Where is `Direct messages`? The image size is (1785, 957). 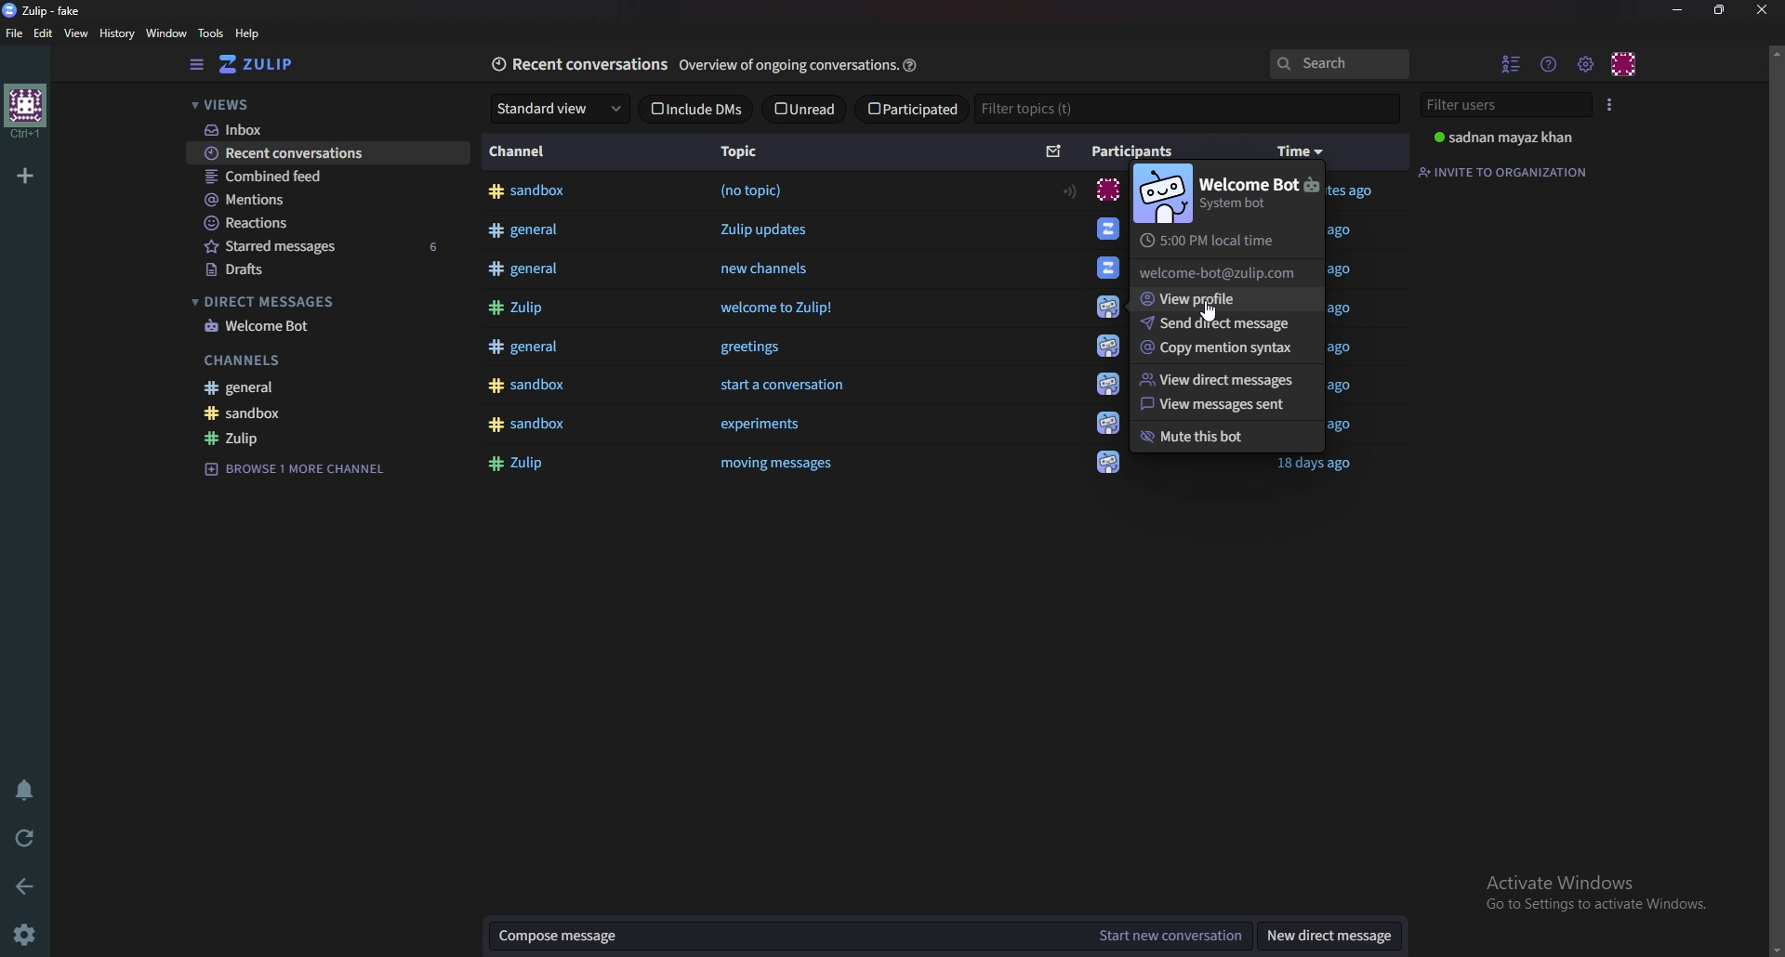
Direct messages is located at coordinates (322, 303).